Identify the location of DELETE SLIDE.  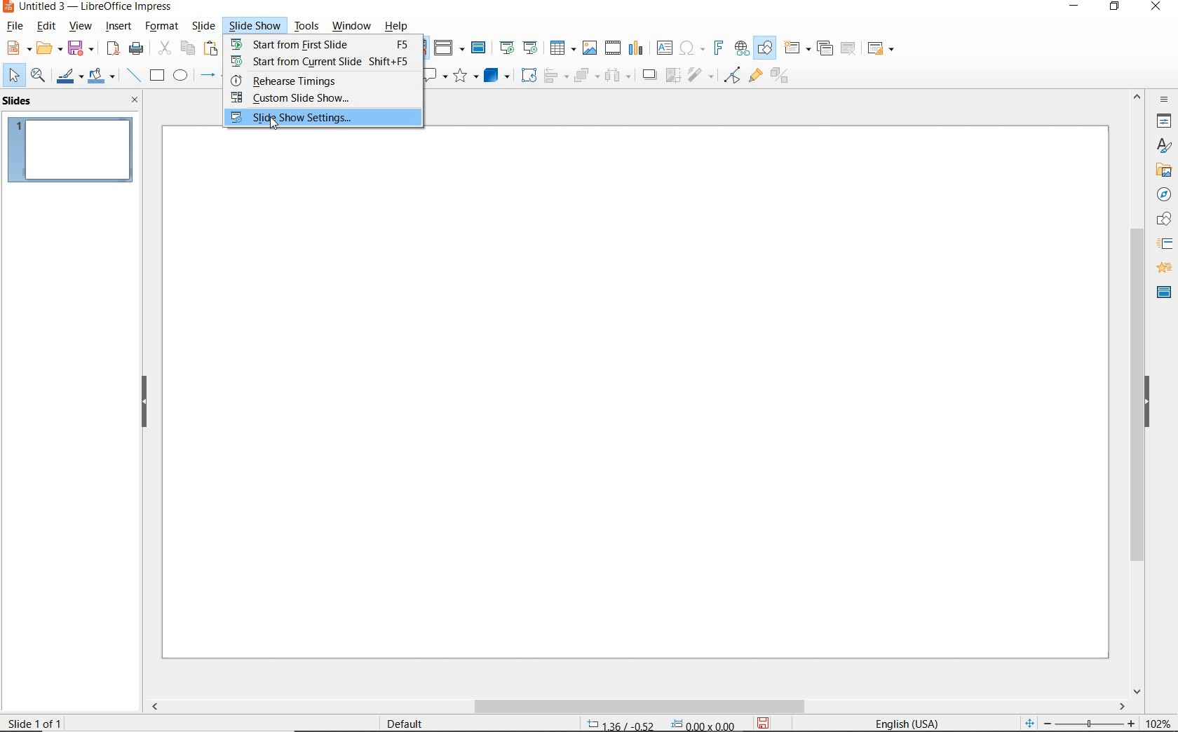
(847, 48).